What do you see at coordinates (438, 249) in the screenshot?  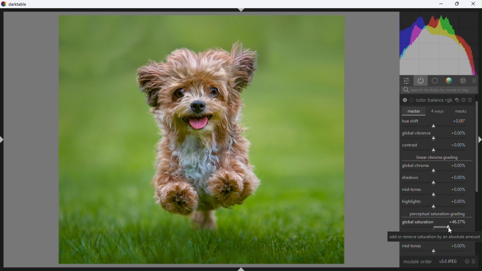 I see `Mid tones` at bounding box center [438, 249].